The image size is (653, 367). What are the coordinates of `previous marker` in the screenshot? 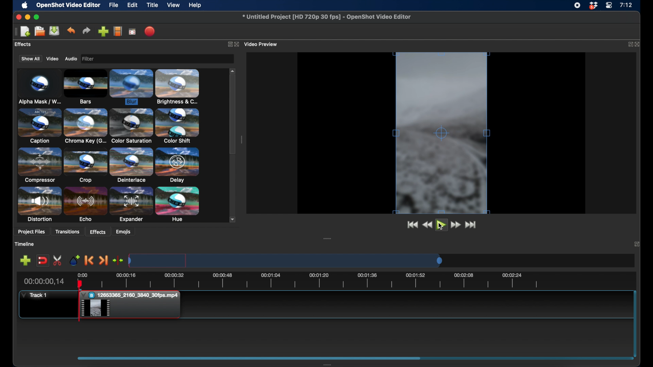 It's located at (89, 260).